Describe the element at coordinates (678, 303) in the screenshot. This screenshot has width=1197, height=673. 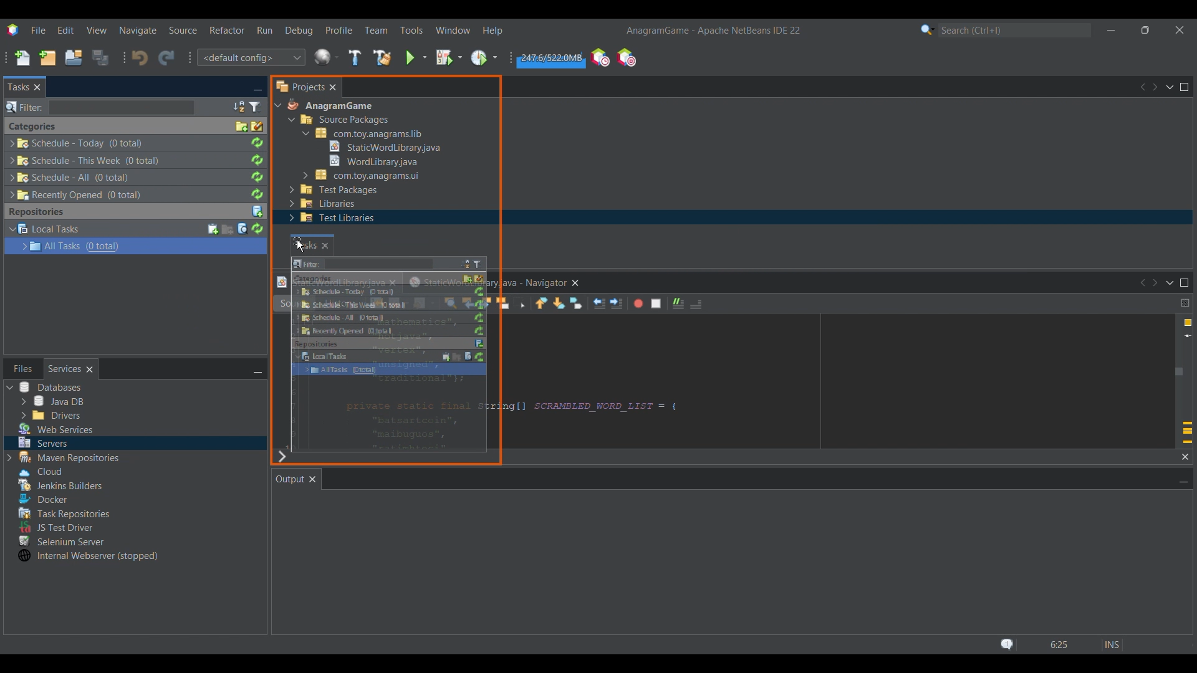
I see `Comment` at that location.